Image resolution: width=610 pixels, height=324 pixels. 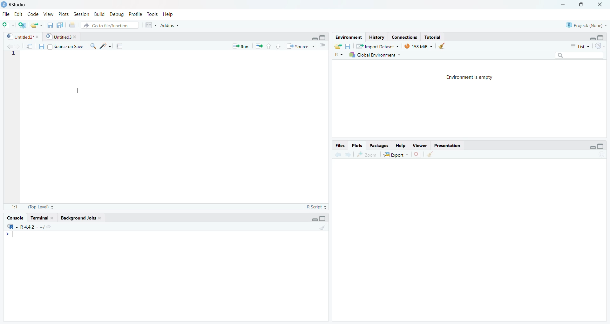 I want to click on Run, so click(x=240, y=46).